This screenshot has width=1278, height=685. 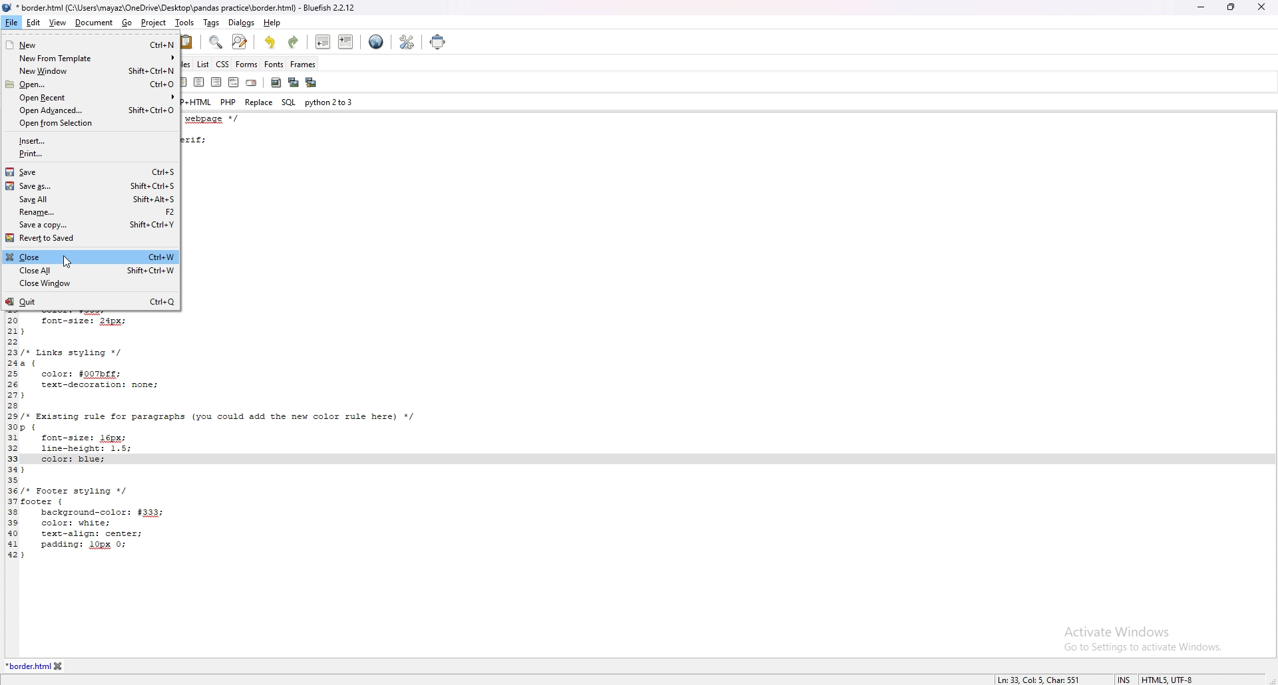 What do you see at coordinates (179, 7) in the screenshot?
I see `file name` at bounding box center [179, 7].